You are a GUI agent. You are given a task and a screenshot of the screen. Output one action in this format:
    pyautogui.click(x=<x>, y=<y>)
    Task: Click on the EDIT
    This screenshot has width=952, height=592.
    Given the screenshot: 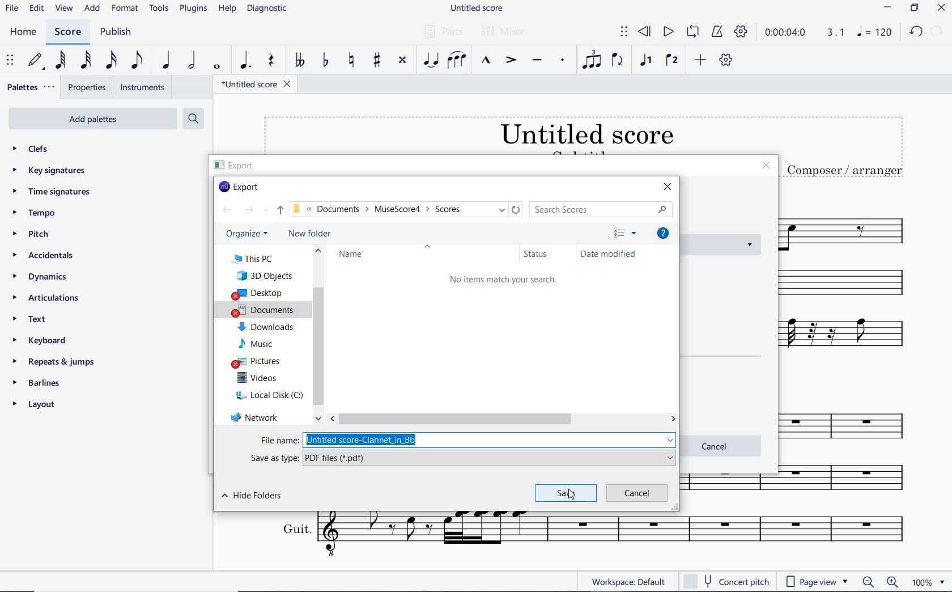 What is the action you would take?
    pyautogui.click(x=37, y=9)
    